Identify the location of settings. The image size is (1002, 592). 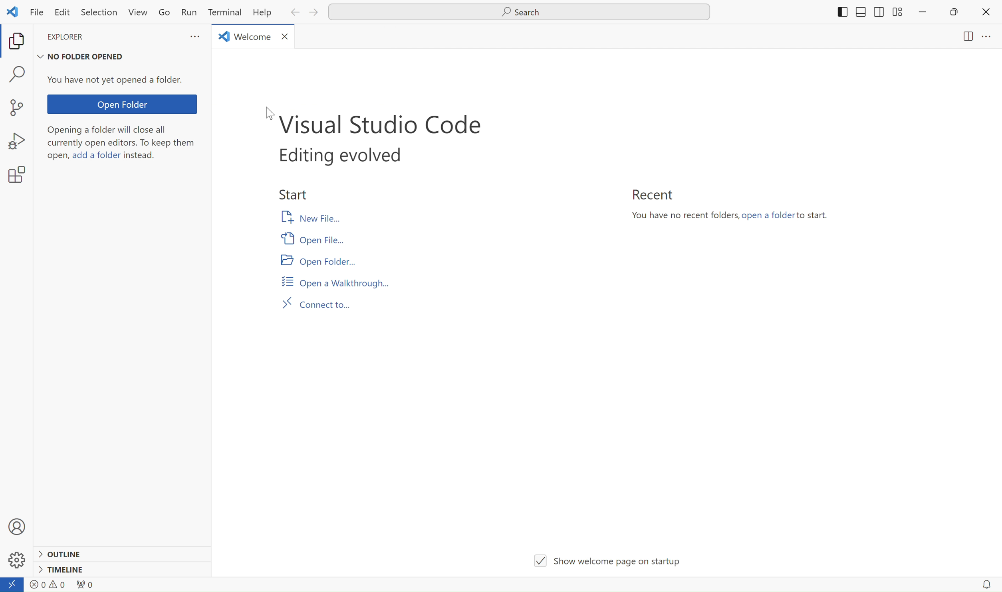
(17, 563).